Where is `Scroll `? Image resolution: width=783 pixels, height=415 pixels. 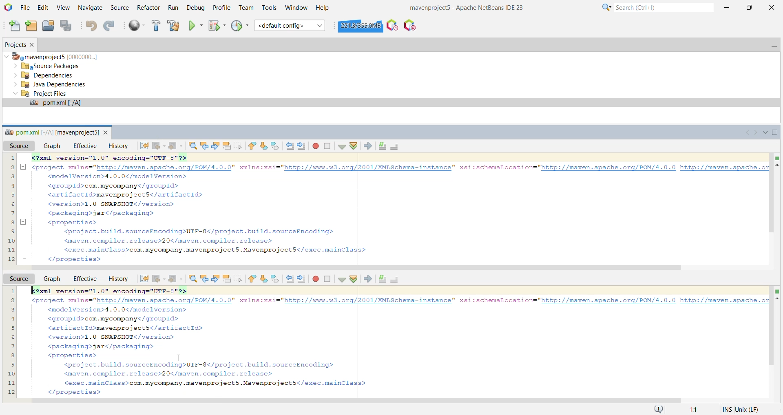 Scroll  is located at coordinates (359, 268).